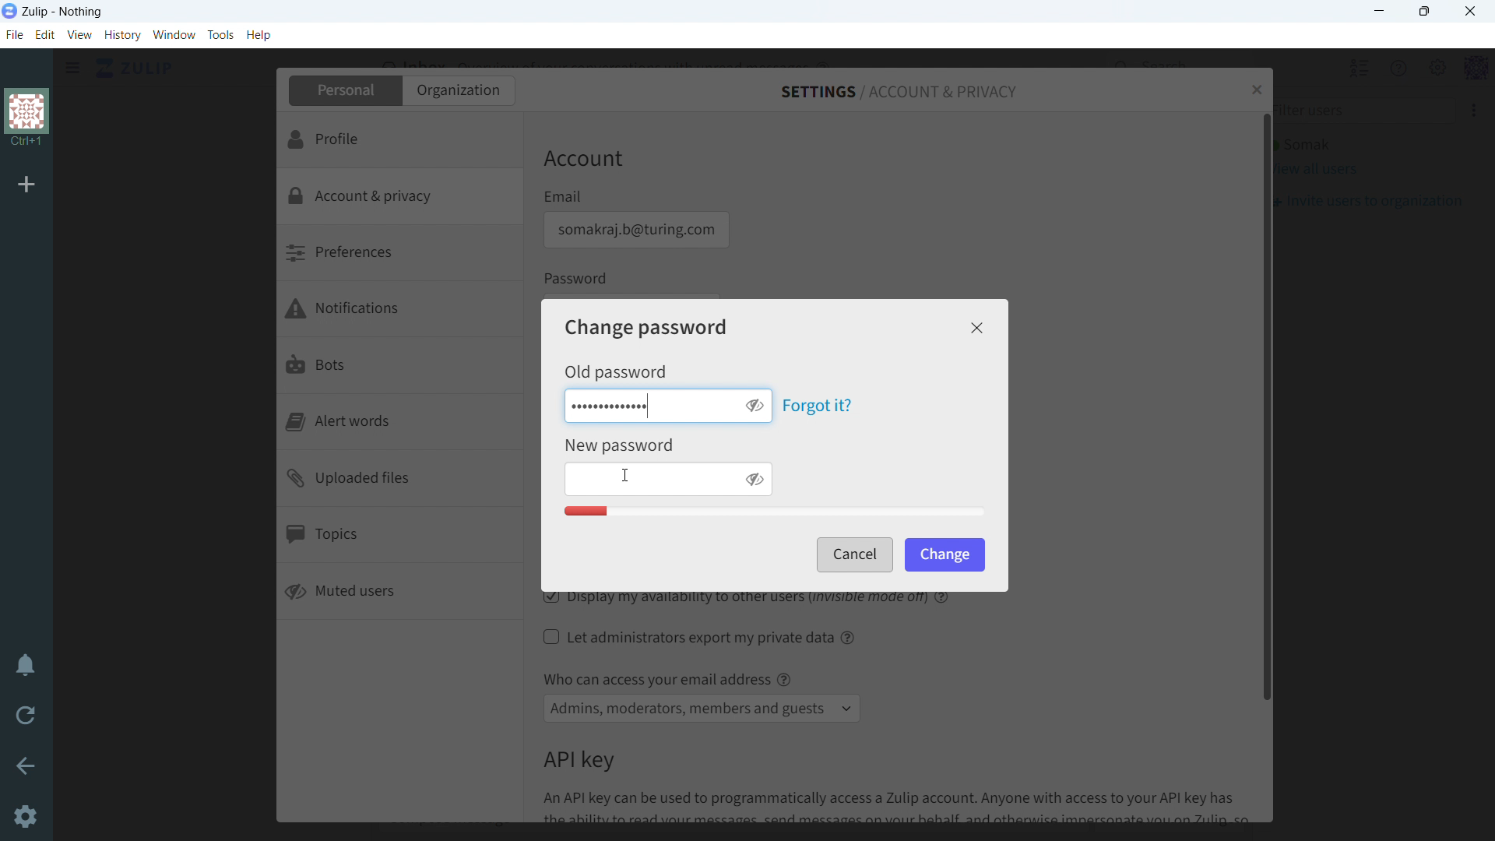  What do you see at coordinates (903, 806) in the screenshot?
I see `An API key can be used to programmatically access a Zulip account. Anyone with access to your API key has` at bounding box center [903, 806].